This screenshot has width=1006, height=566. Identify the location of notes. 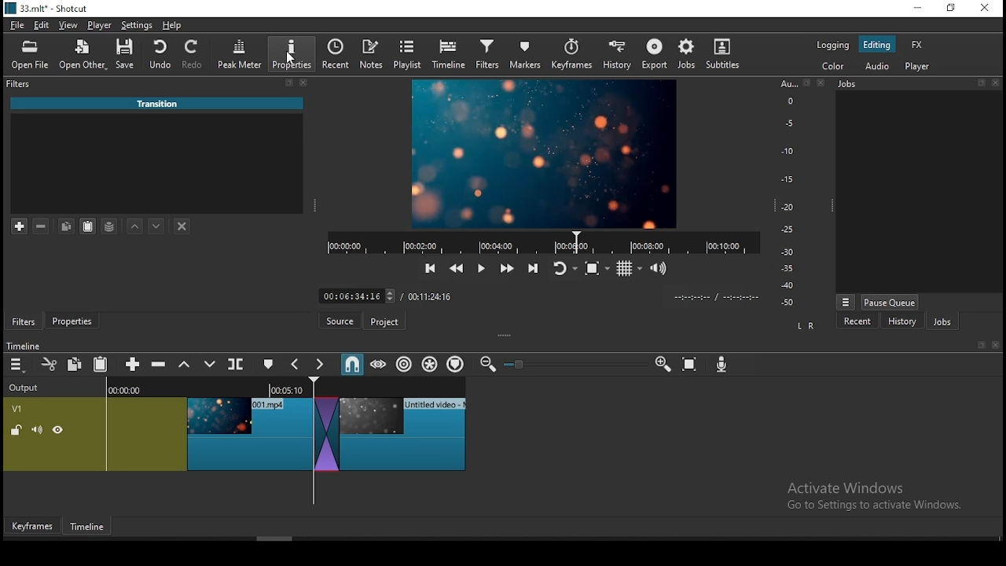
(373, 54).